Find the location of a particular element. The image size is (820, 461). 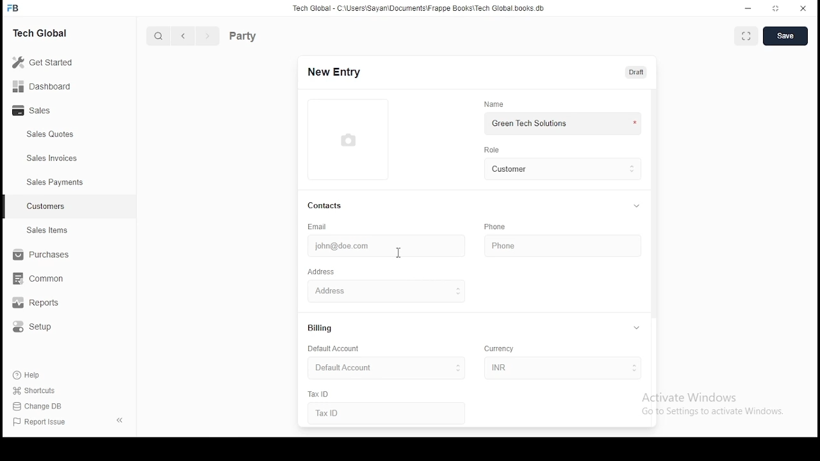

draft is located at coordinates (637, 72).